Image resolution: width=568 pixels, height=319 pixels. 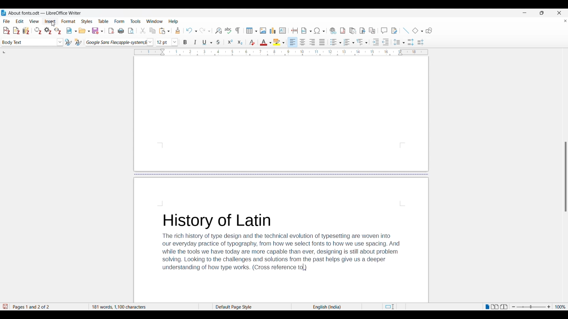 I want to click on Clear direct formatting , so click(x=252, y=42).